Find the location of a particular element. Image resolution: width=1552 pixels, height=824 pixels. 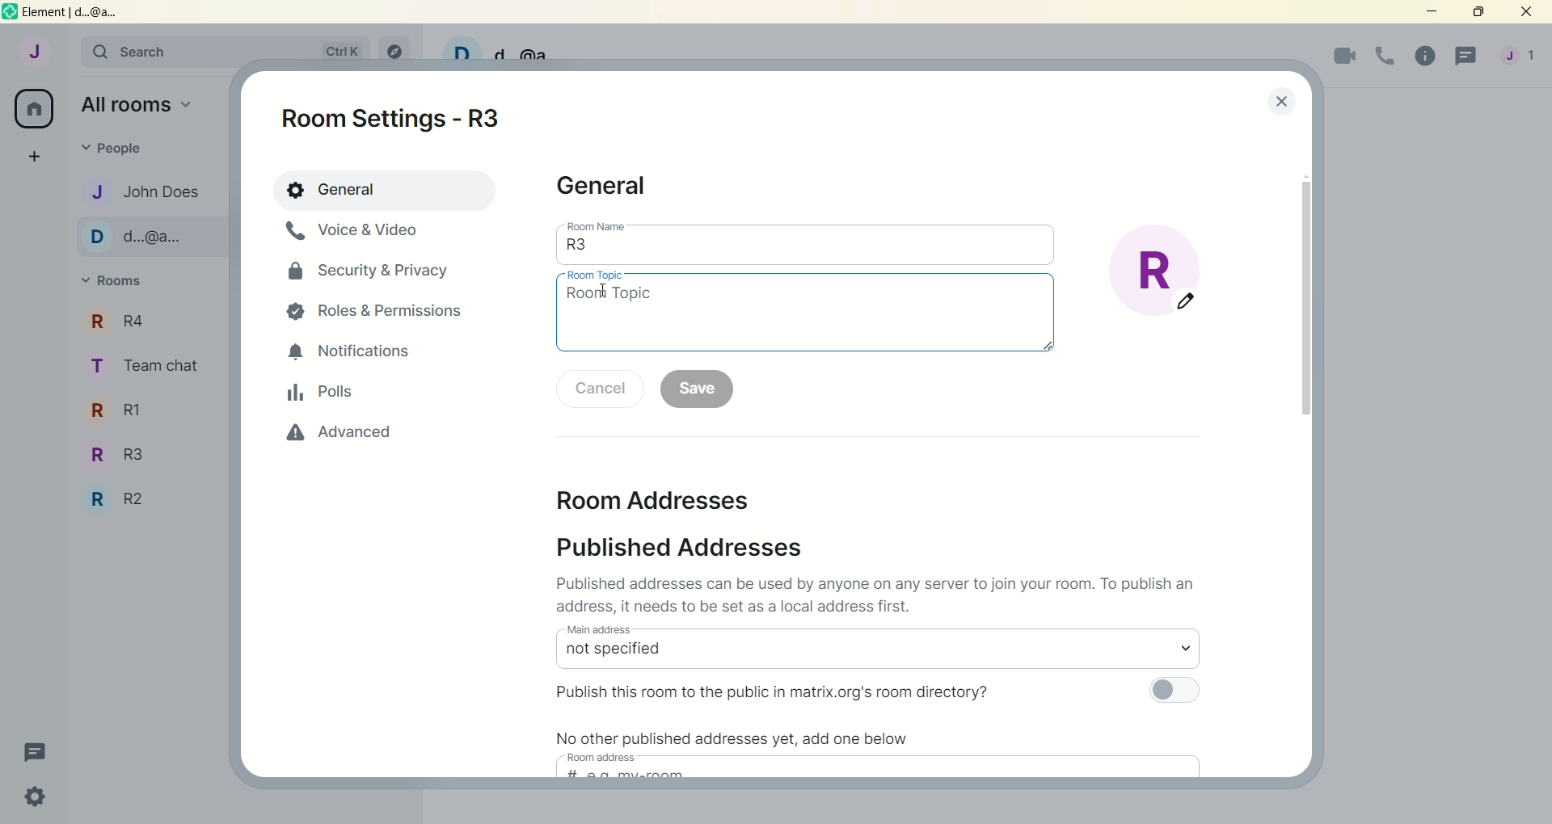

threads is located at coordinates (40, 753).